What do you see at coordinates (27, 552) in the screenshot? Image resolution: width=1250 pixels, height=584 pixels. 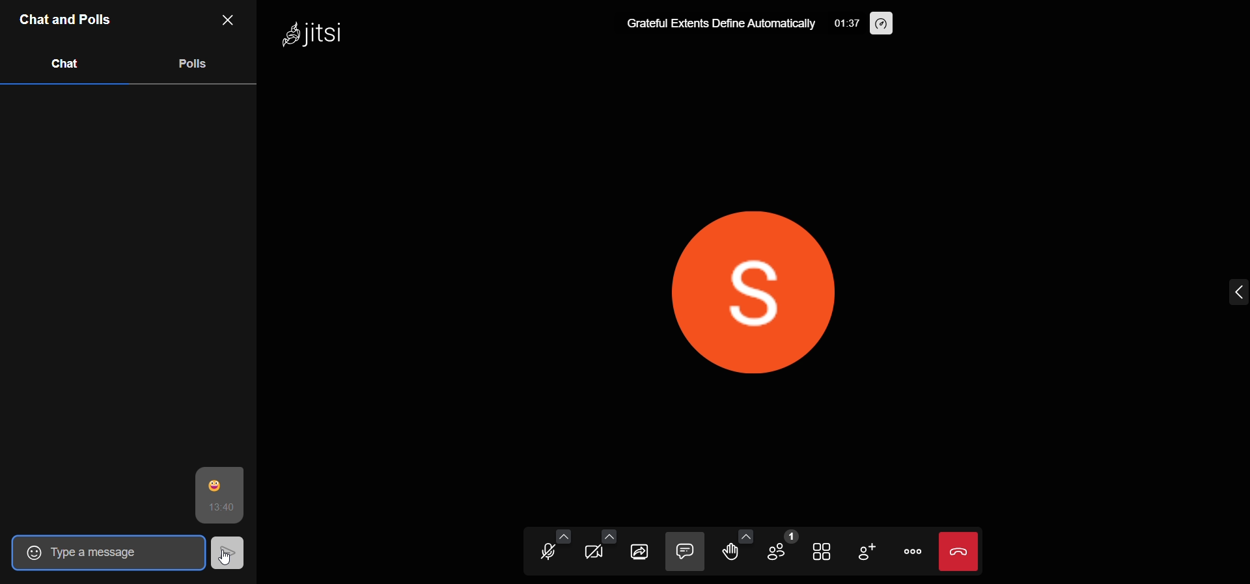 I see `emojis` at bounding box center [27, 552].